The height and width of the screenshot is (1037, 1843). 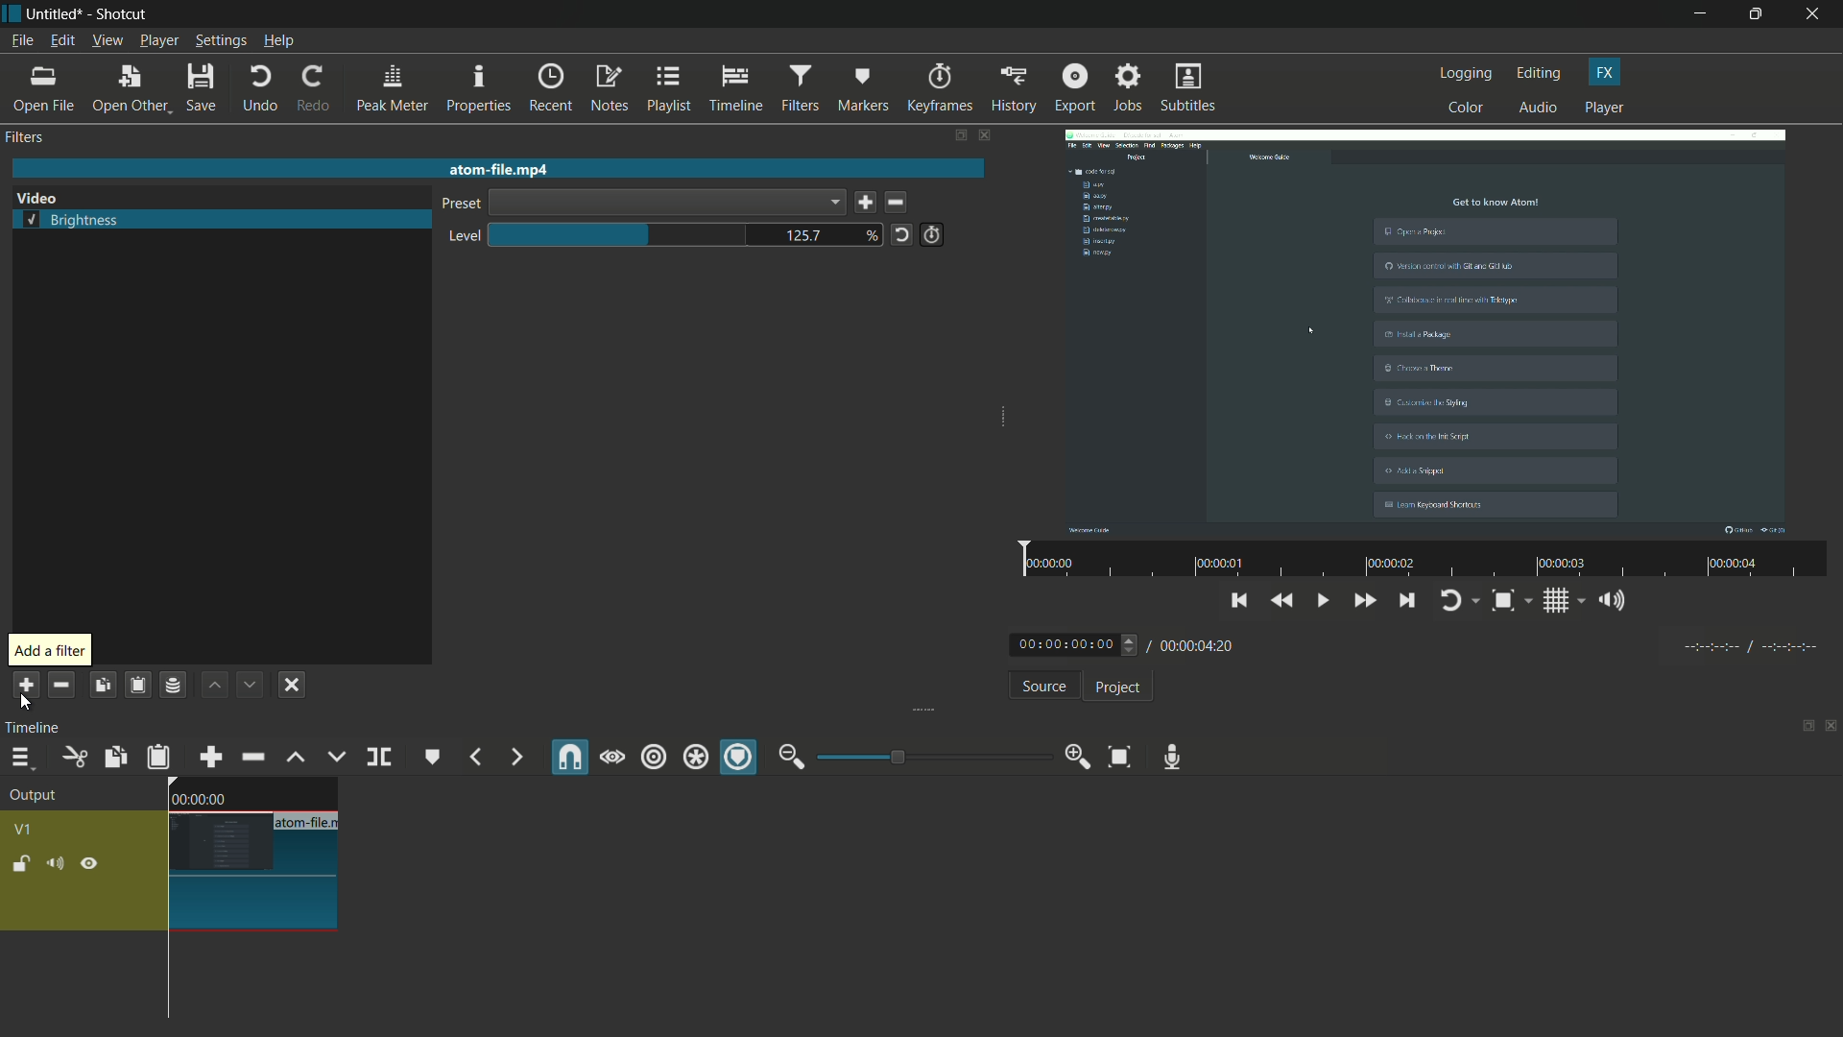 I want to click on editing, so click(x=1540, y=73).